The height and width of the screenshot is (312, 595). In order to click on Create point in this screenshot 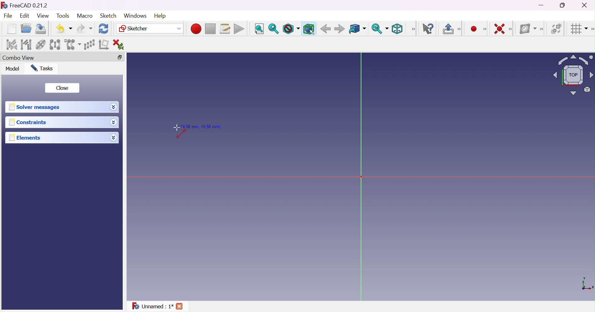, I will do `click(473, 28)`.